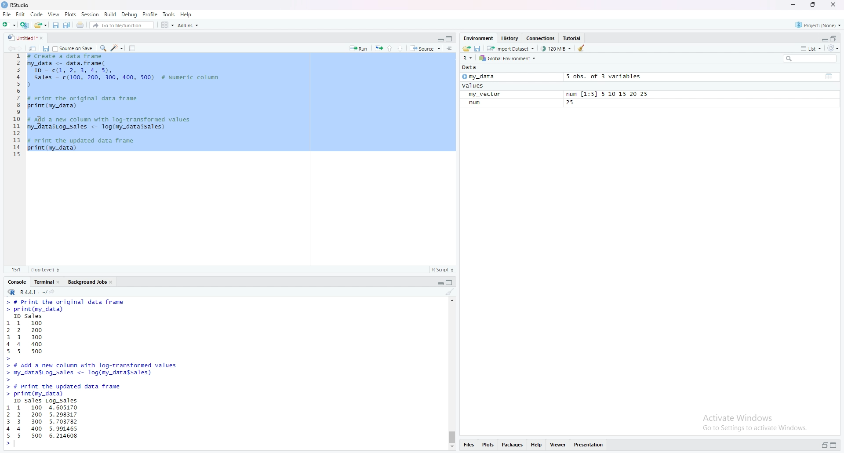 The image size is (844, 453). Describe the element at coordinates (453, 447) in the screenshot. I see `move down` at that location.